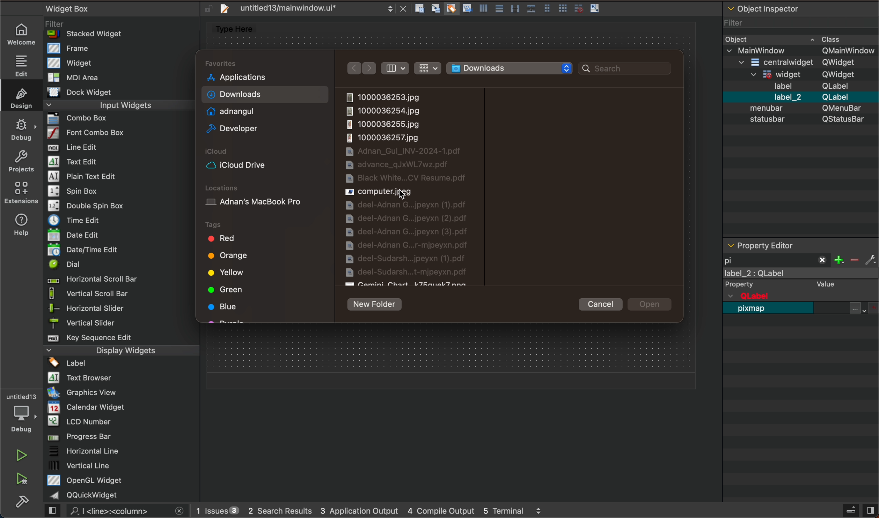  I want to click on projects, so click(20, 160).